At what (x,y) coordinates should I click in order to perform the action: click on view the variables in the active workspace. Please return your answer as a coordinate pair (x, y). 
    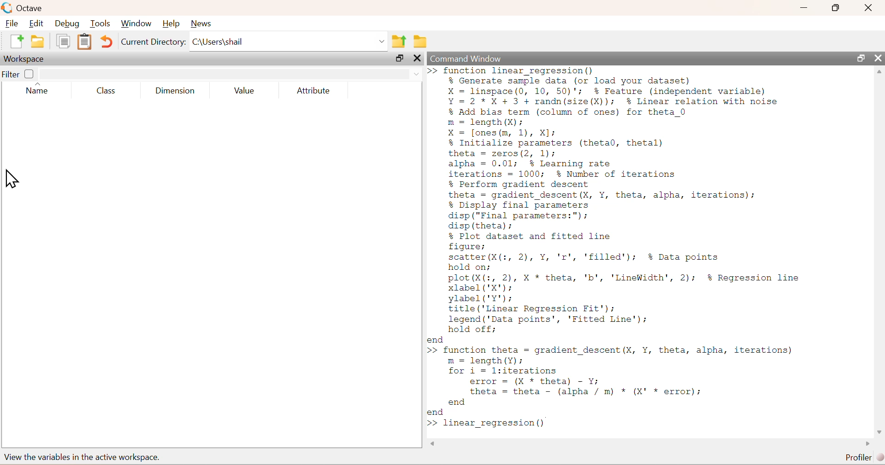
    Looking at the image, I should click on (83, 457).